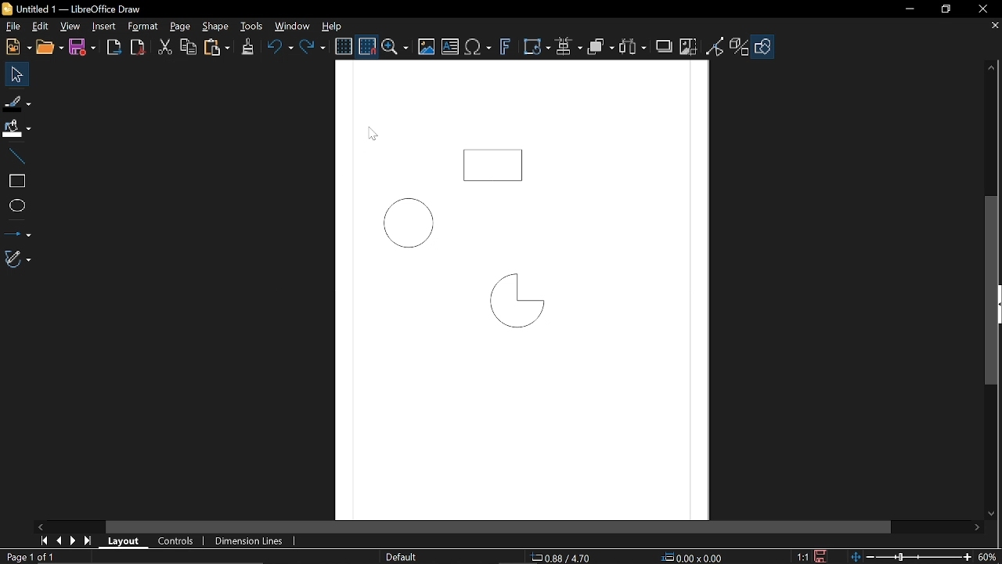 The height and width of the screenshot is (564, 1002). Describe the element at coordinates (177, 27) in the screenshot. I see `Page` at that location.